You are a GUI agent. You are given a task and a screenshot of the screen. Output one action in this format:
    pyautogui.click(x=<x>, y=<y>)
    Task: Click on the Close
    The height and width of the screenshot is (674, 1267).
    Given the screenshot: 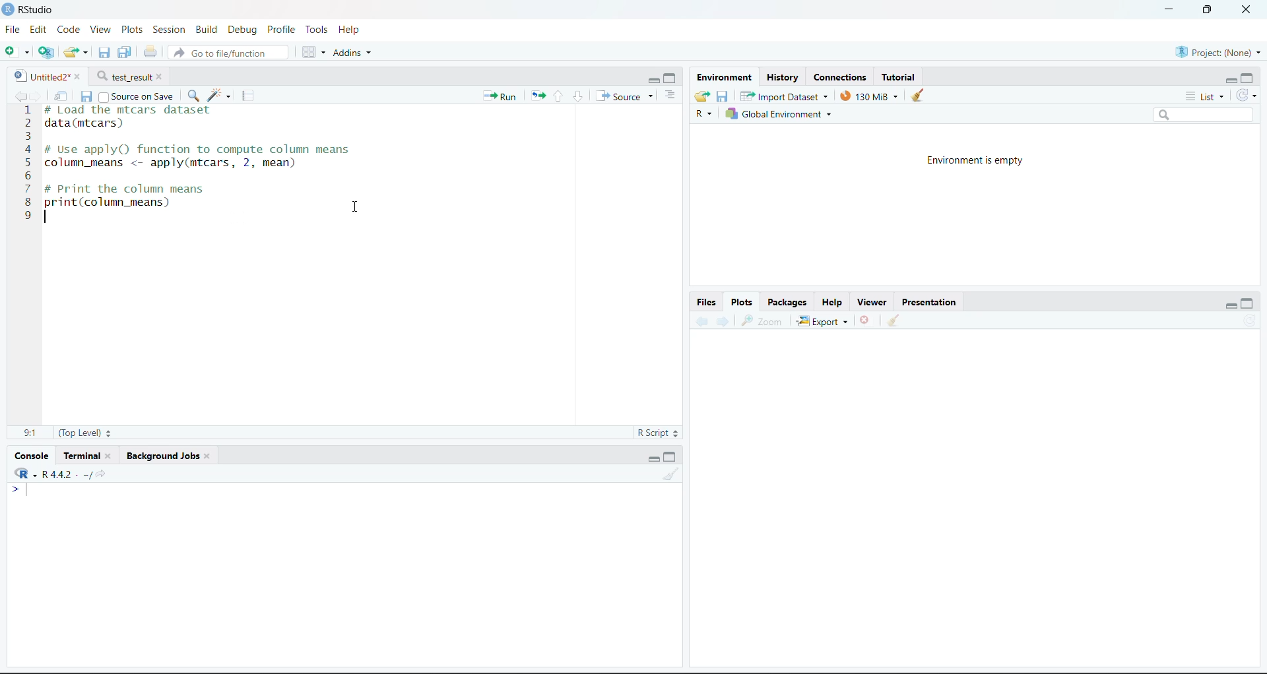 What is the action you would take?
    pyautogui.click(x=1243, y=11)
    